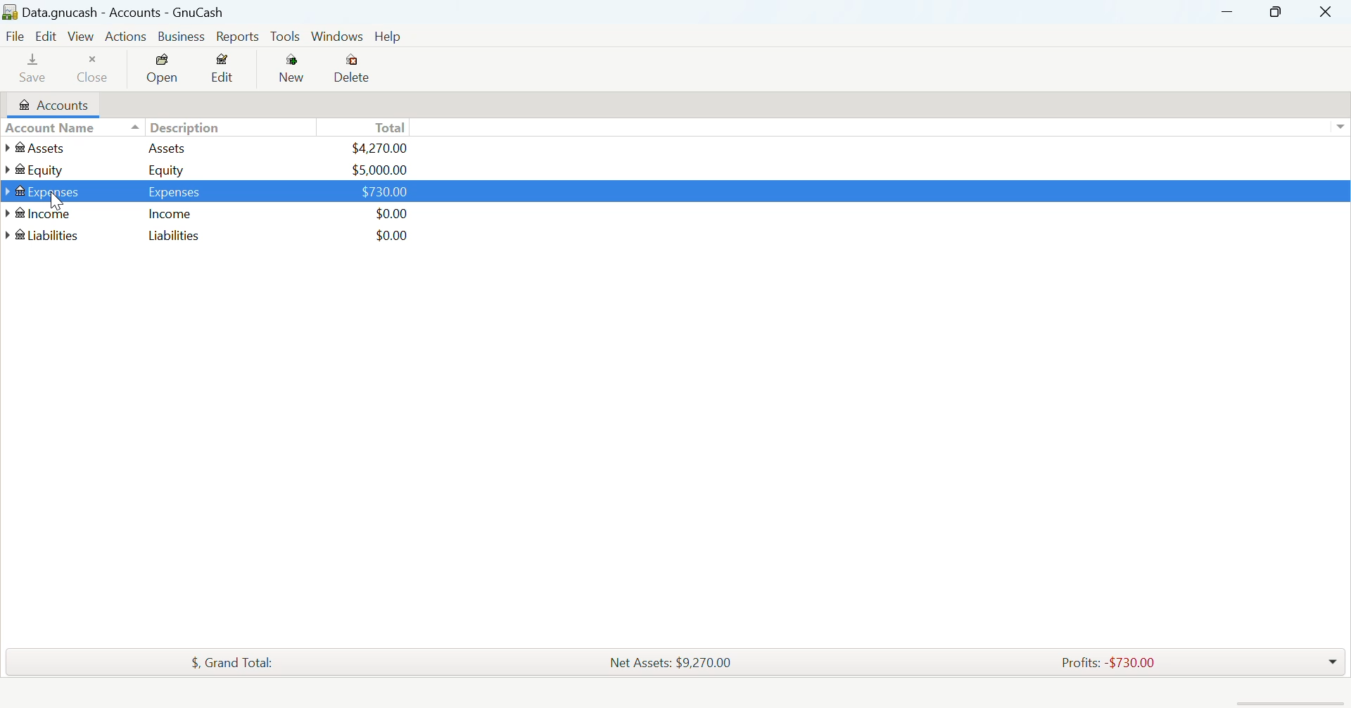 This screenshot has width=1351, height=708. What do you see at coordinates (55, 195) in the screenshot?
I see `Cursor Position` at bounding box center [55, 195].